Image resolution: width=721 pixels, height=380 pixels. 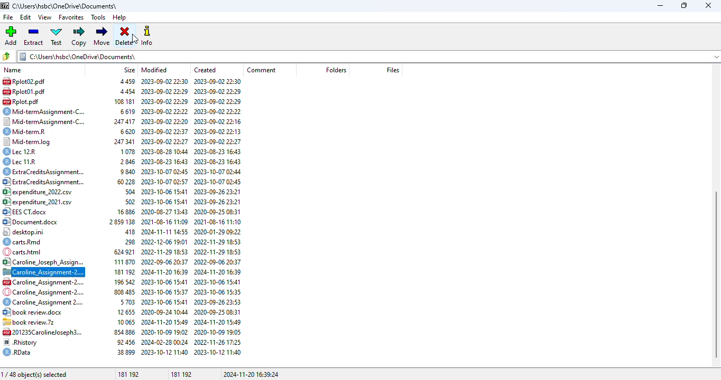 I want to click on 2024-02-28 00:24, so click(x=165, y=341).